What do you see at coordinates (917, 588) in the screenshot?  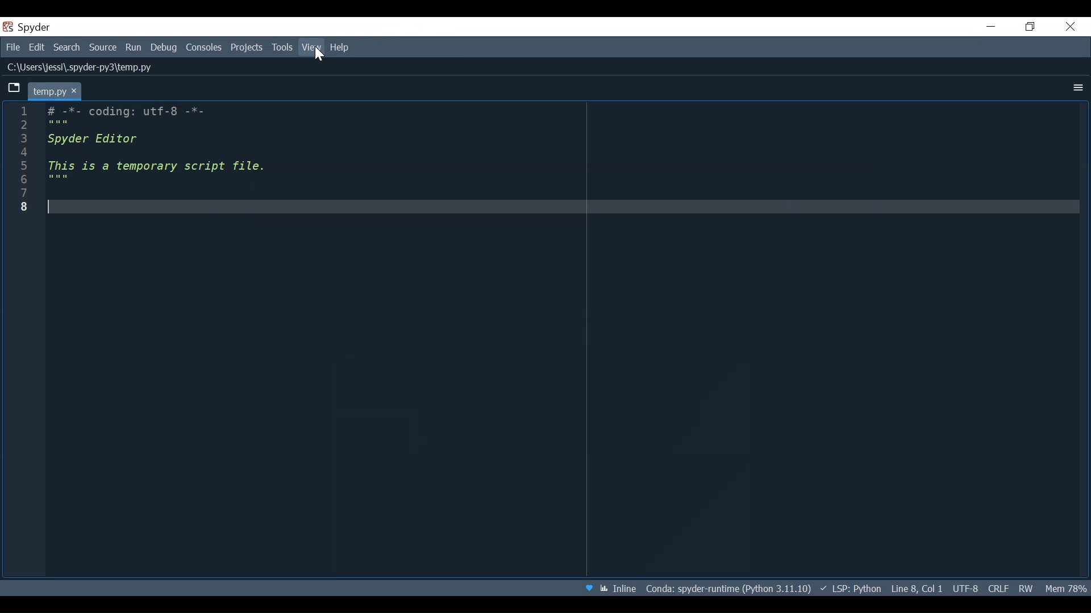 I see `Cursor Position` at bounding box center [917, 588].